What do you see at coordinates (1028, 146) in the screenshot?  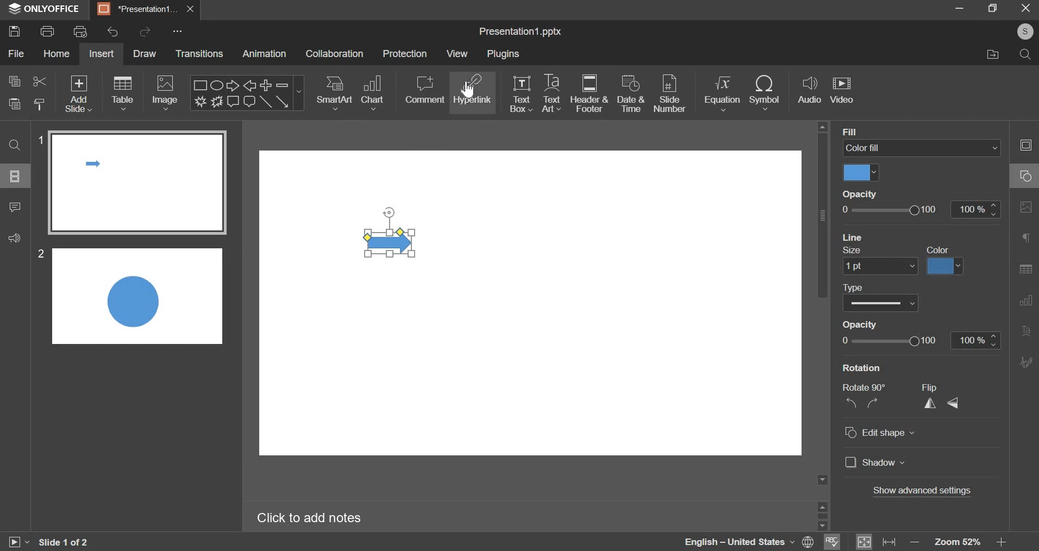 I see `Slide settings` at bounding box center [1028, 146].